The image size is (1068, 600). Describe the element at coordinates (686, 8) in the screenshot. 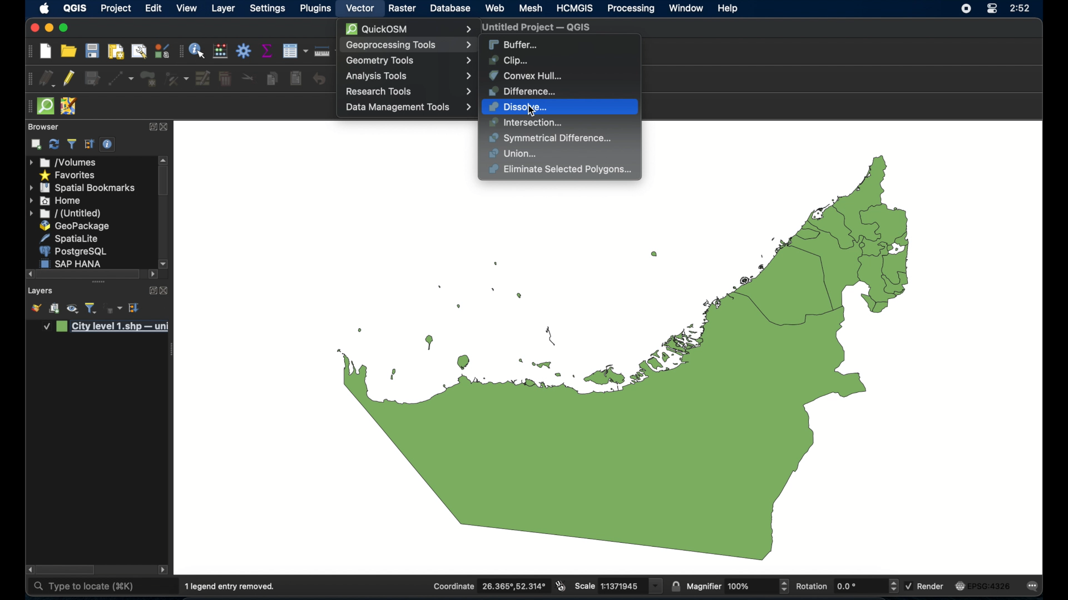

I see `window` at that location.